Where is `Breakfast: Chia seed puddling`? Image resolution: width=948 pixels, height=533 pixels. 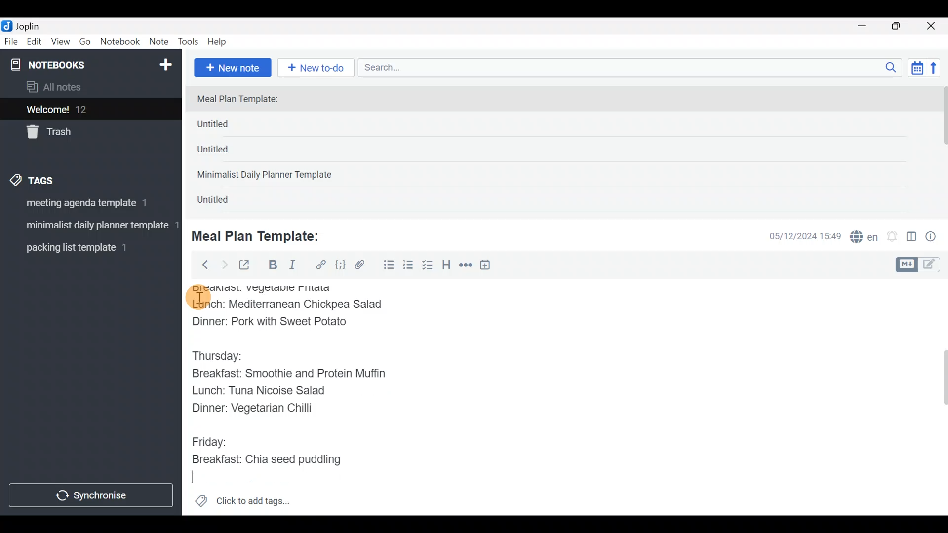 Breakfast: Chia seed puddling is located at coordinates (272, 459).